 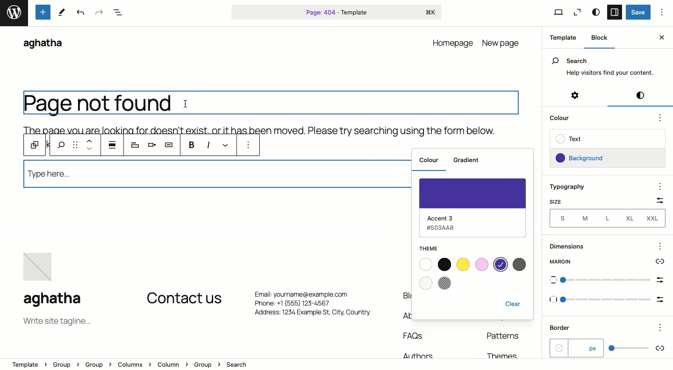 I want to click on Save, so click(x=638, y=12).